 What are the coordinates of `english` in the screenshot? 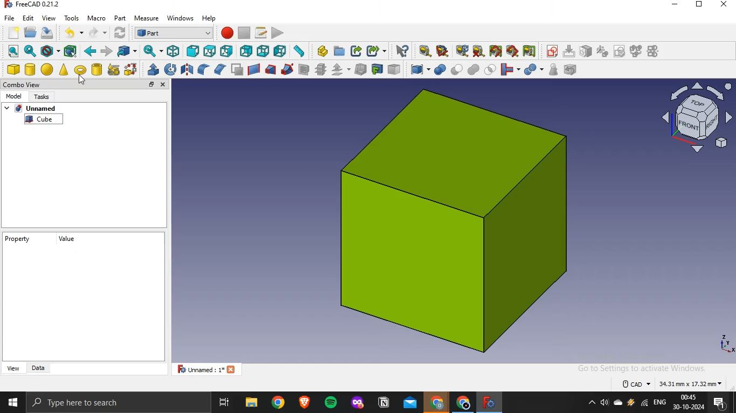 It's located at (661, 404).